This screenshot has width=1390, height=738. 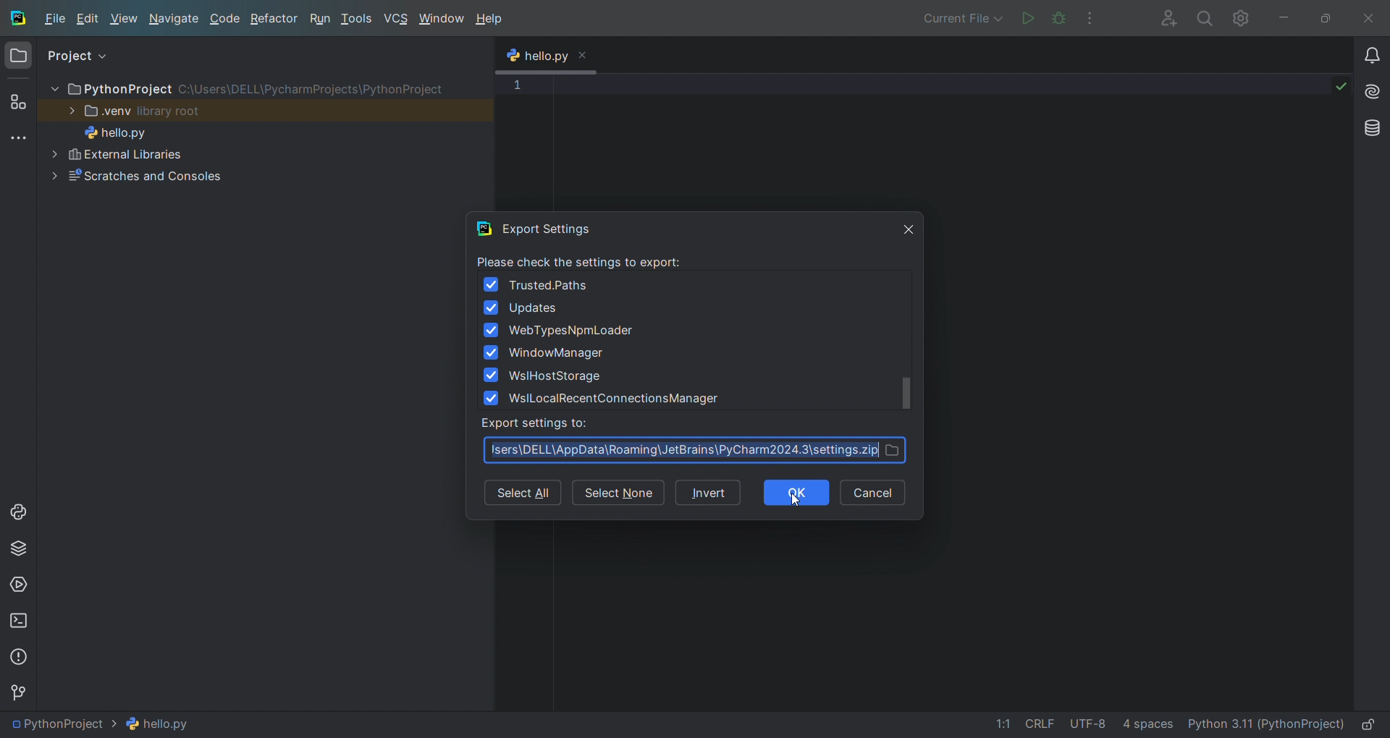 What do you see at coordinates (1372, 92) in the screenshot?
I see `ai assistant` at bounding box center [1372, 92].